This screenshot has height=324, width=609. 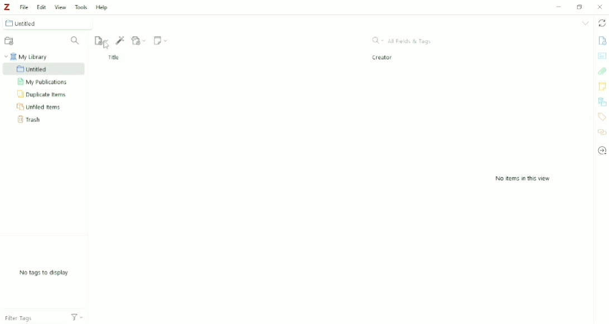 I want to click on New Collection, so click(x=10, y=41).